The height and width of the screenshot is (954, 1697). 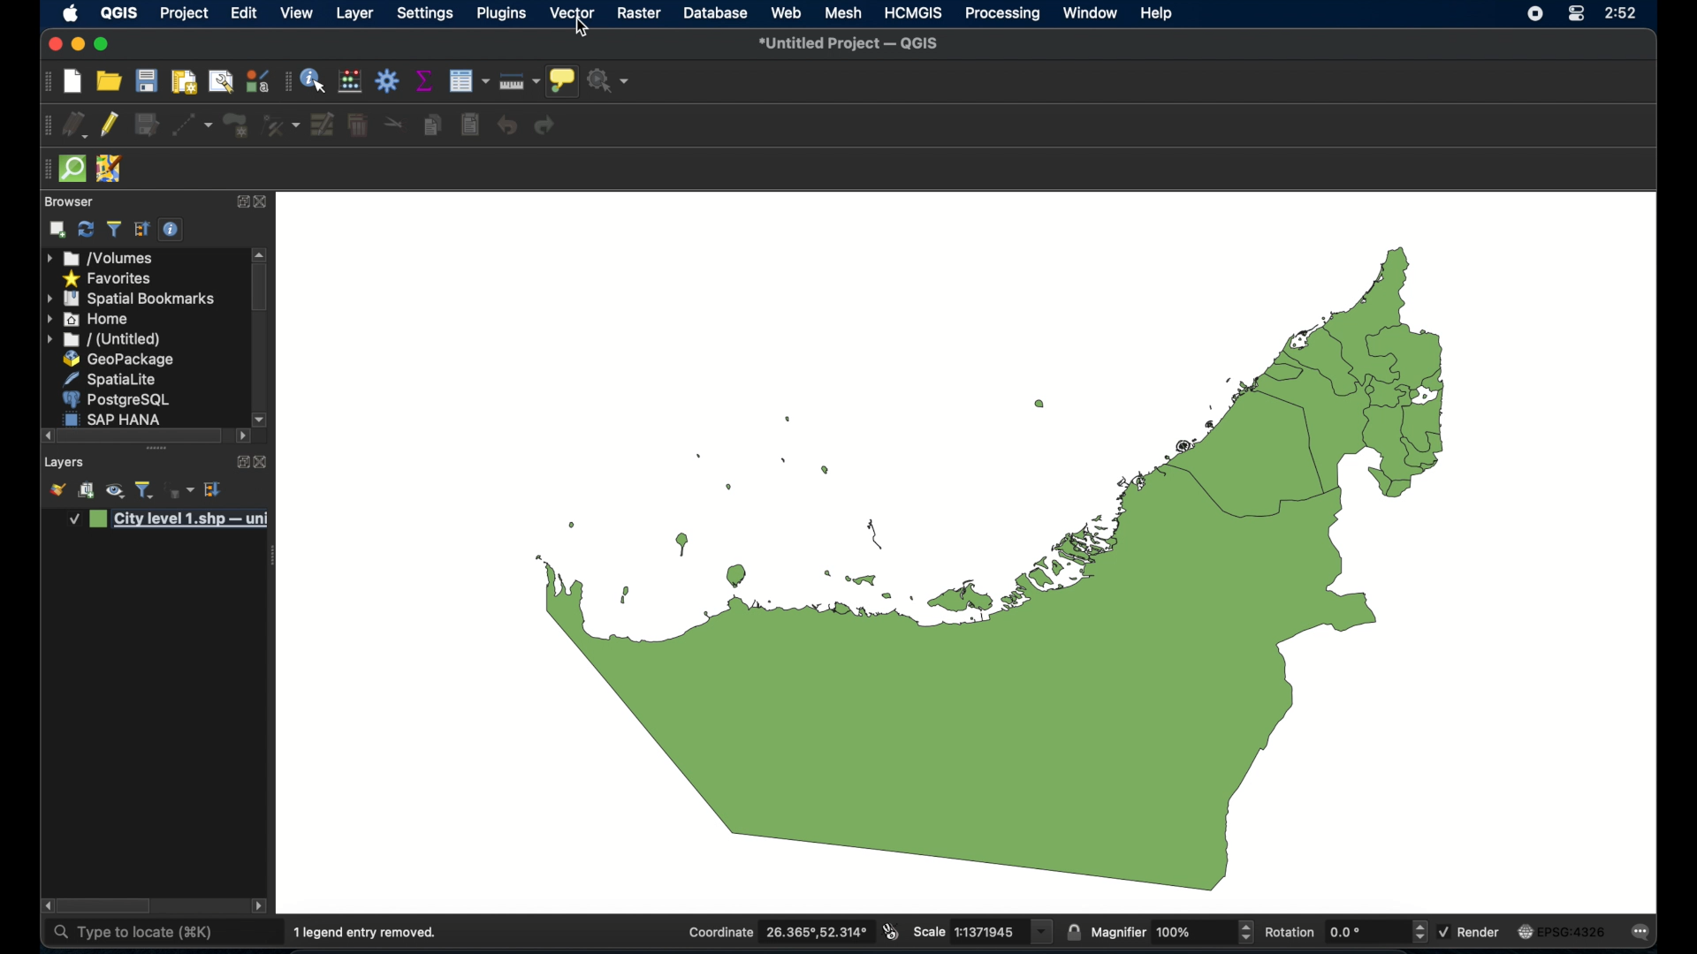 What do you see at coordinates (87, 491) in the screenshot?
I see `add group` at bounding box center [87, 491].